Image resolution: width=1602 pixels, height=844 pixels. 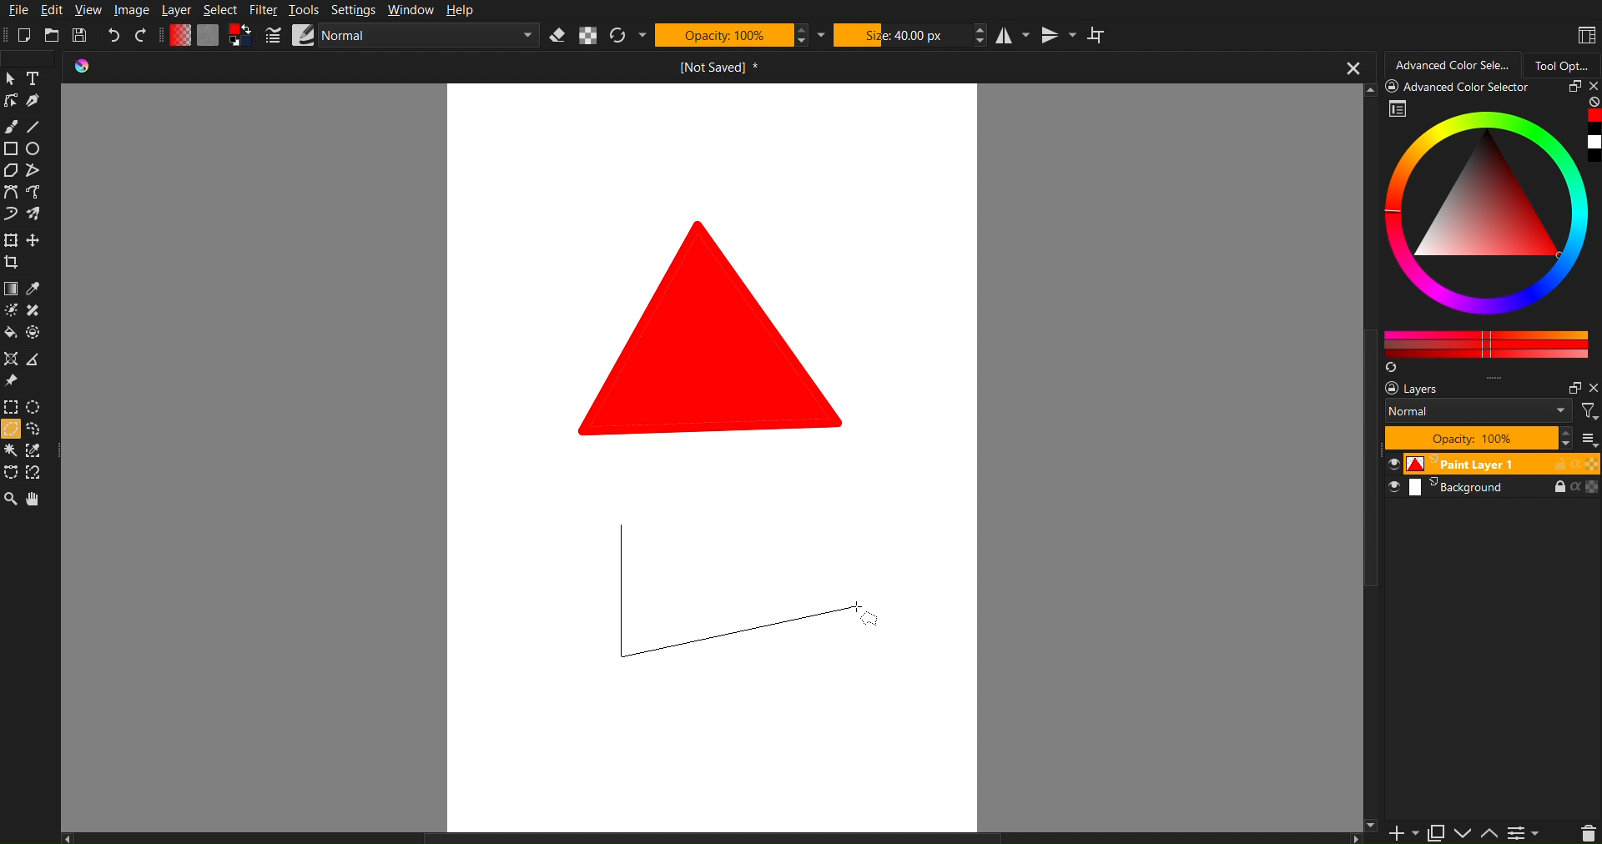 I want to click on selection free shape, so click(x=10, y=471).